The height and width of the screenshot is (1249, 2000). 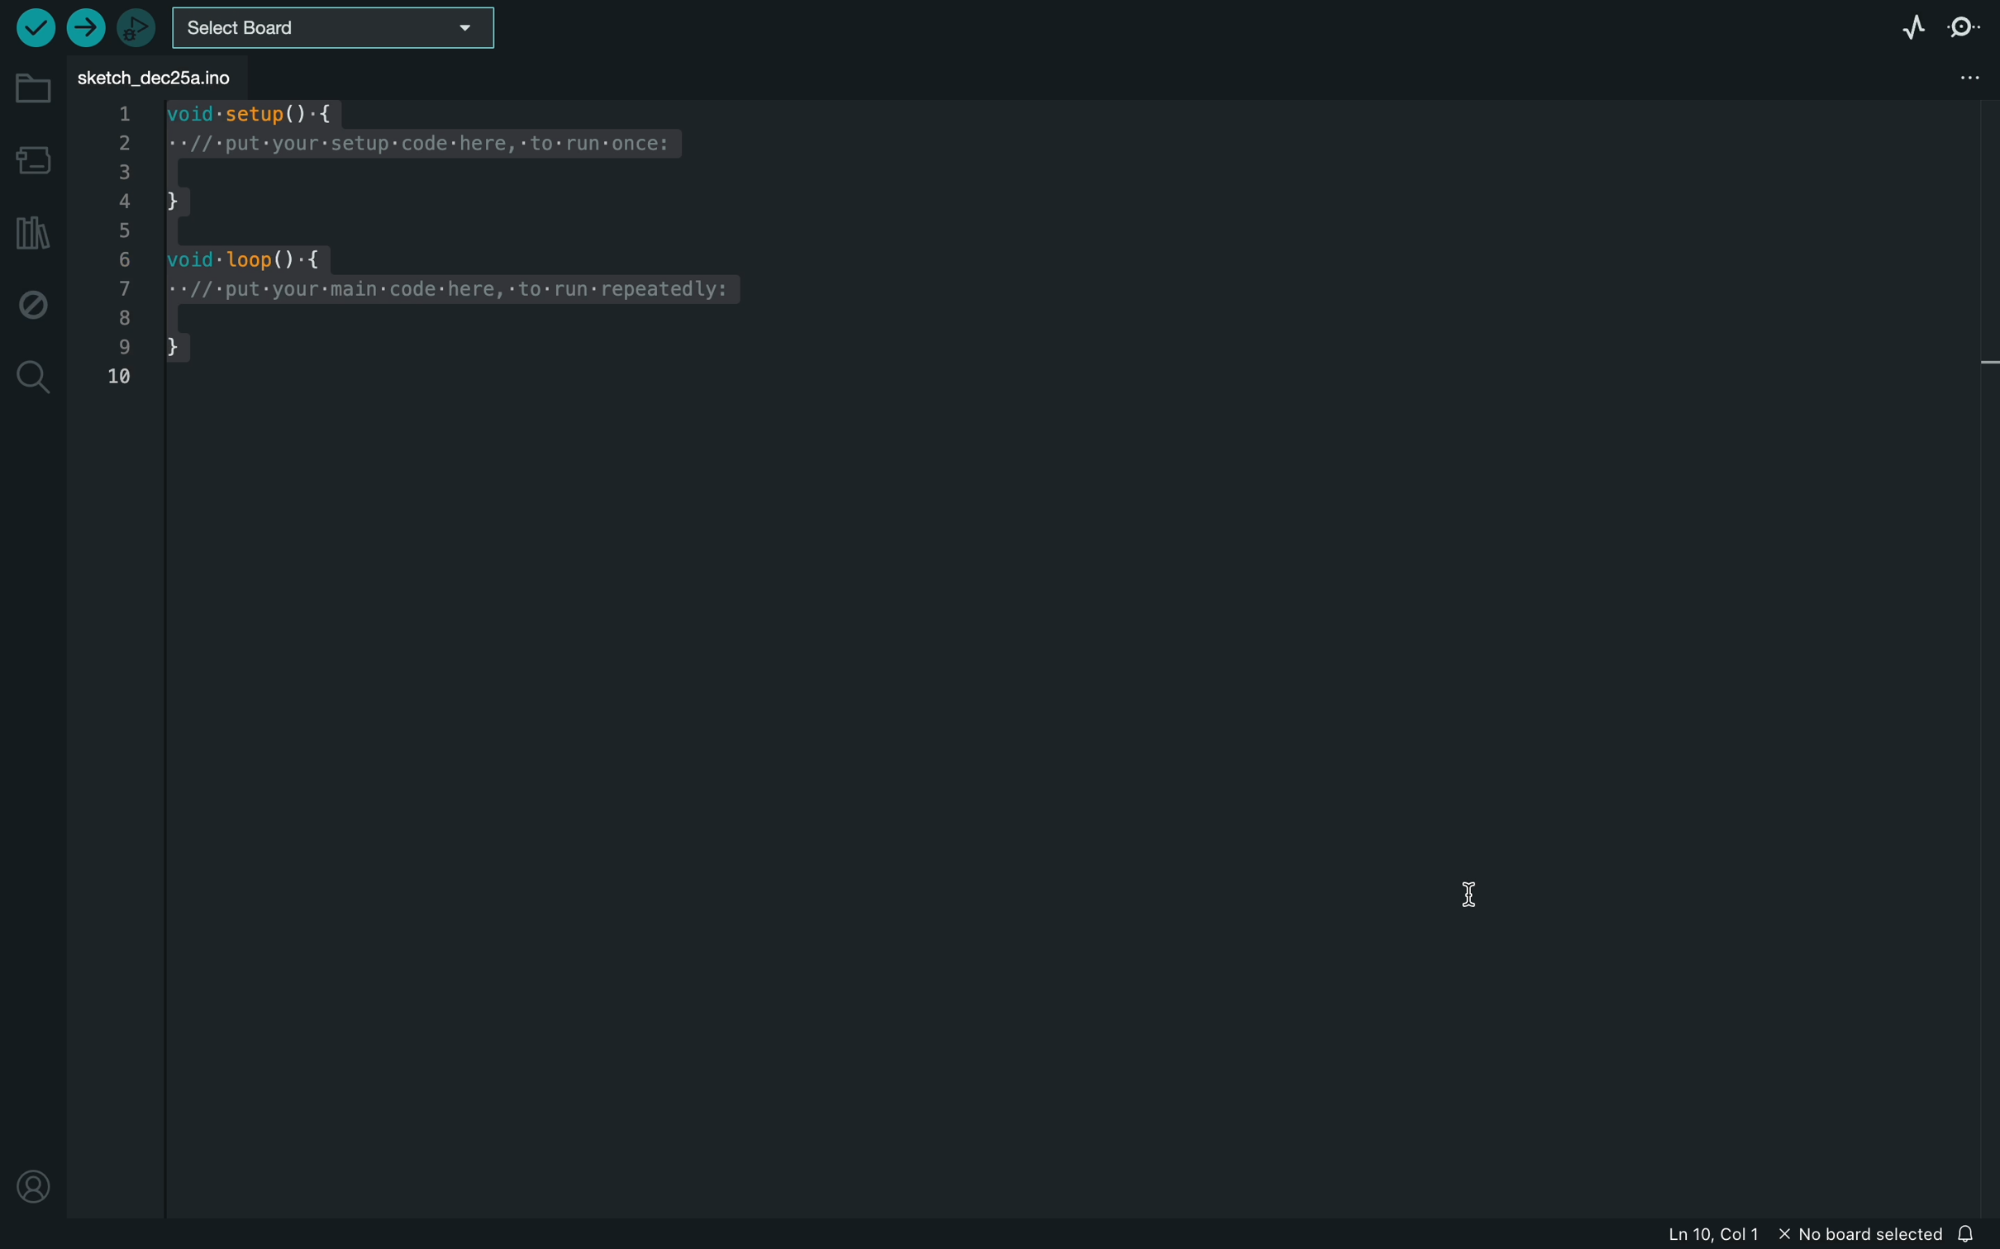 What do you see at coordinates (1966, 25) in the screenshot?
I see `serial  monitor` at bounding box center [1966, 25].